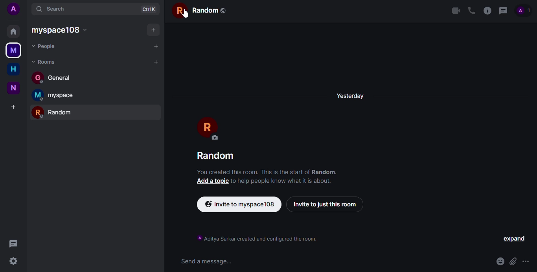 This screenshot has width=537, height=272. Describe the element at coordinates (54, 9) in the screenshot. I see `search` at that location.